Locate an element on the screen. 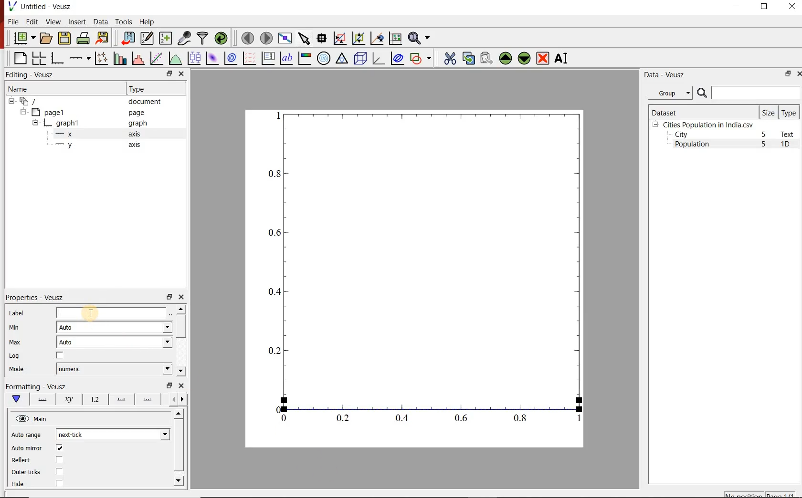 Image resolution: width=802 pixels, height=498 pixels. plot key is located at coordinates (267, 58).